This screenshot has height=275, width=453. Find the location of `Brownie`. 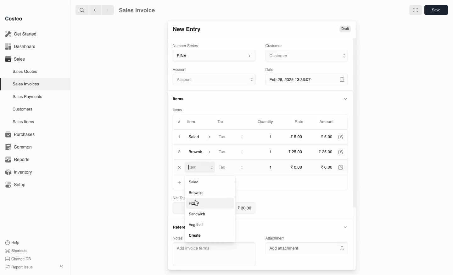

Brownie is located at coordinates (197, 192).